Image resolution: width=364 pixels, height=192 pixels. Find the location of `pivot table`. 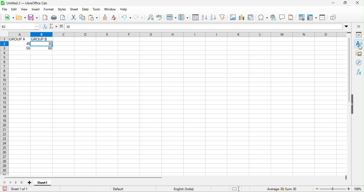

pivot table is located at coordinates (251, 17).